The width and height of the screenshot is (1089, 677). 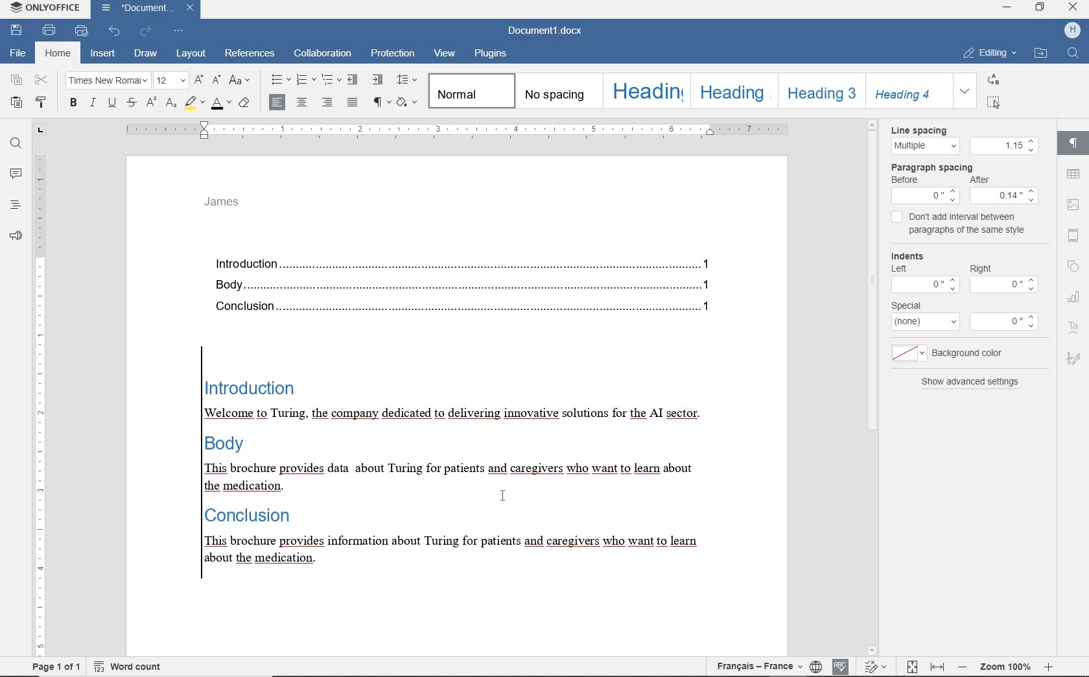 What do you see at coordinates (108, 81) in the screenshot?
I see `font` at bounding box center [108, 81].